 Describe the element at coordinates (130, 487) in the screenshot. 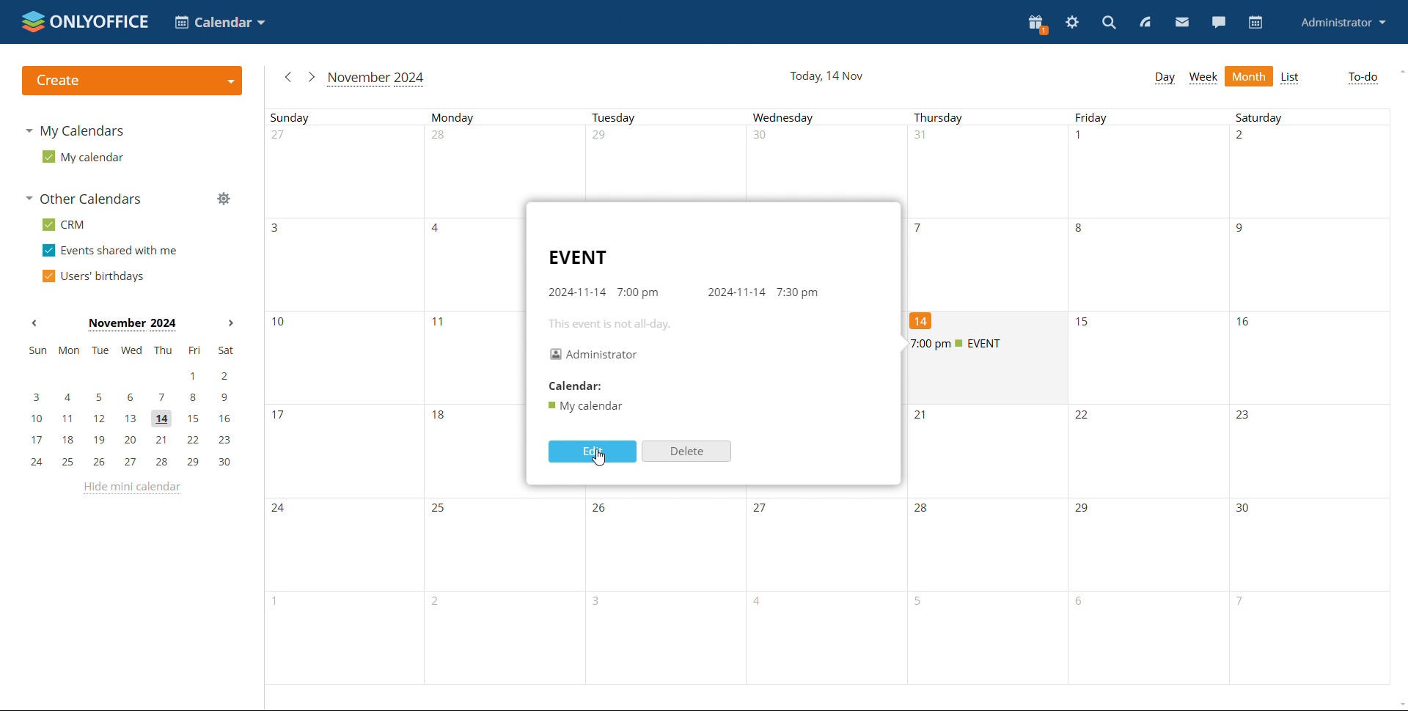

I see `hide mini calendar` at that location.